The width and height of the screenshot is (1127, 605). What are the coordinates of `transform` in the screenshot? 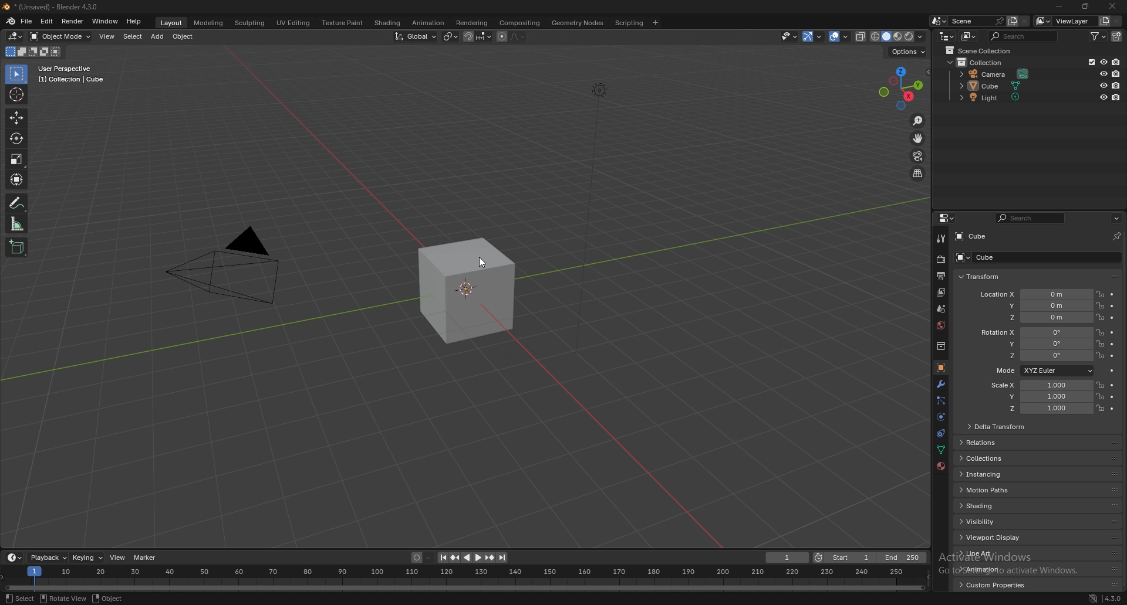 It's located at (18, 179).